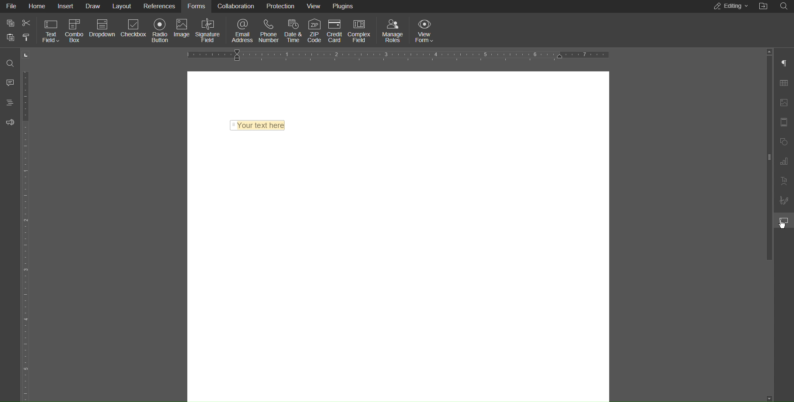 Image resolution: width=794 pixels, height=402 pixels. I want to click on Forms, so click(197, 7).